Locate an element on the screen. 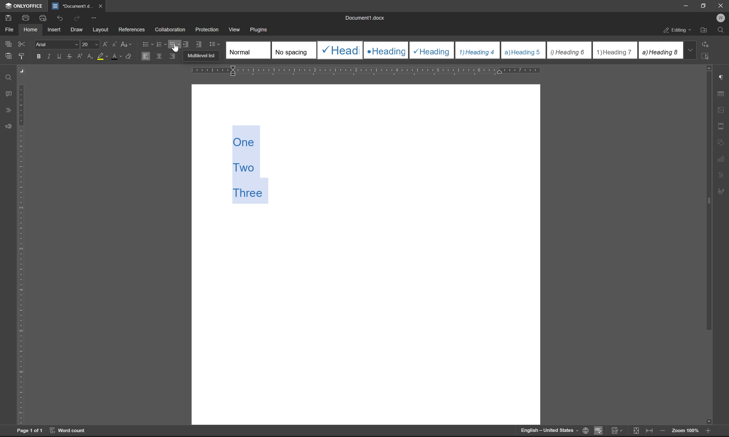 Image resolution: width=729 pixels, height=437 pixels. customize quick access toolbar is located at coordinates (94, 18).